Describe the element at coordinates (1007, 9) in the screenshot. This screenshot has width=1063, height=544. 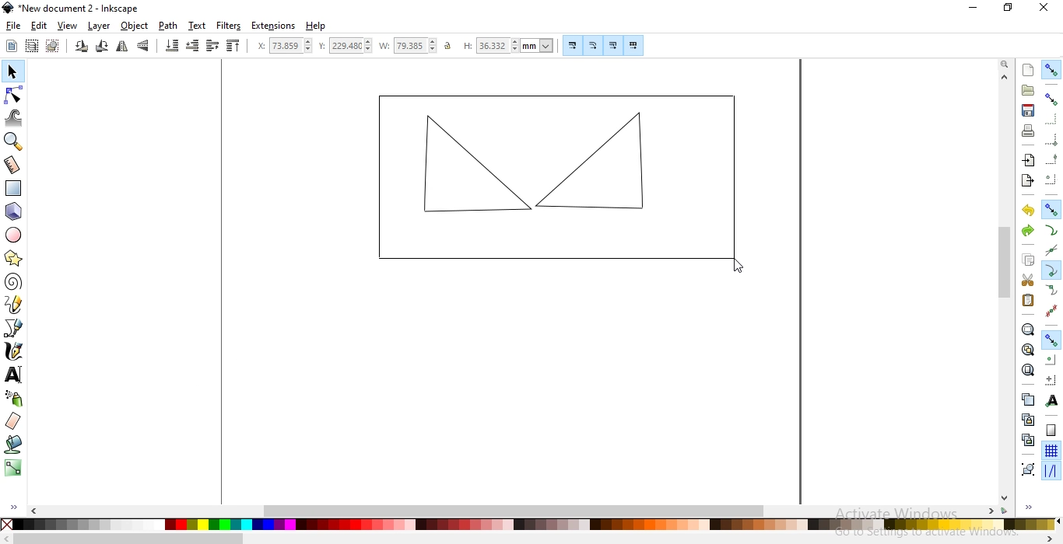
I see `maximize` at that location.